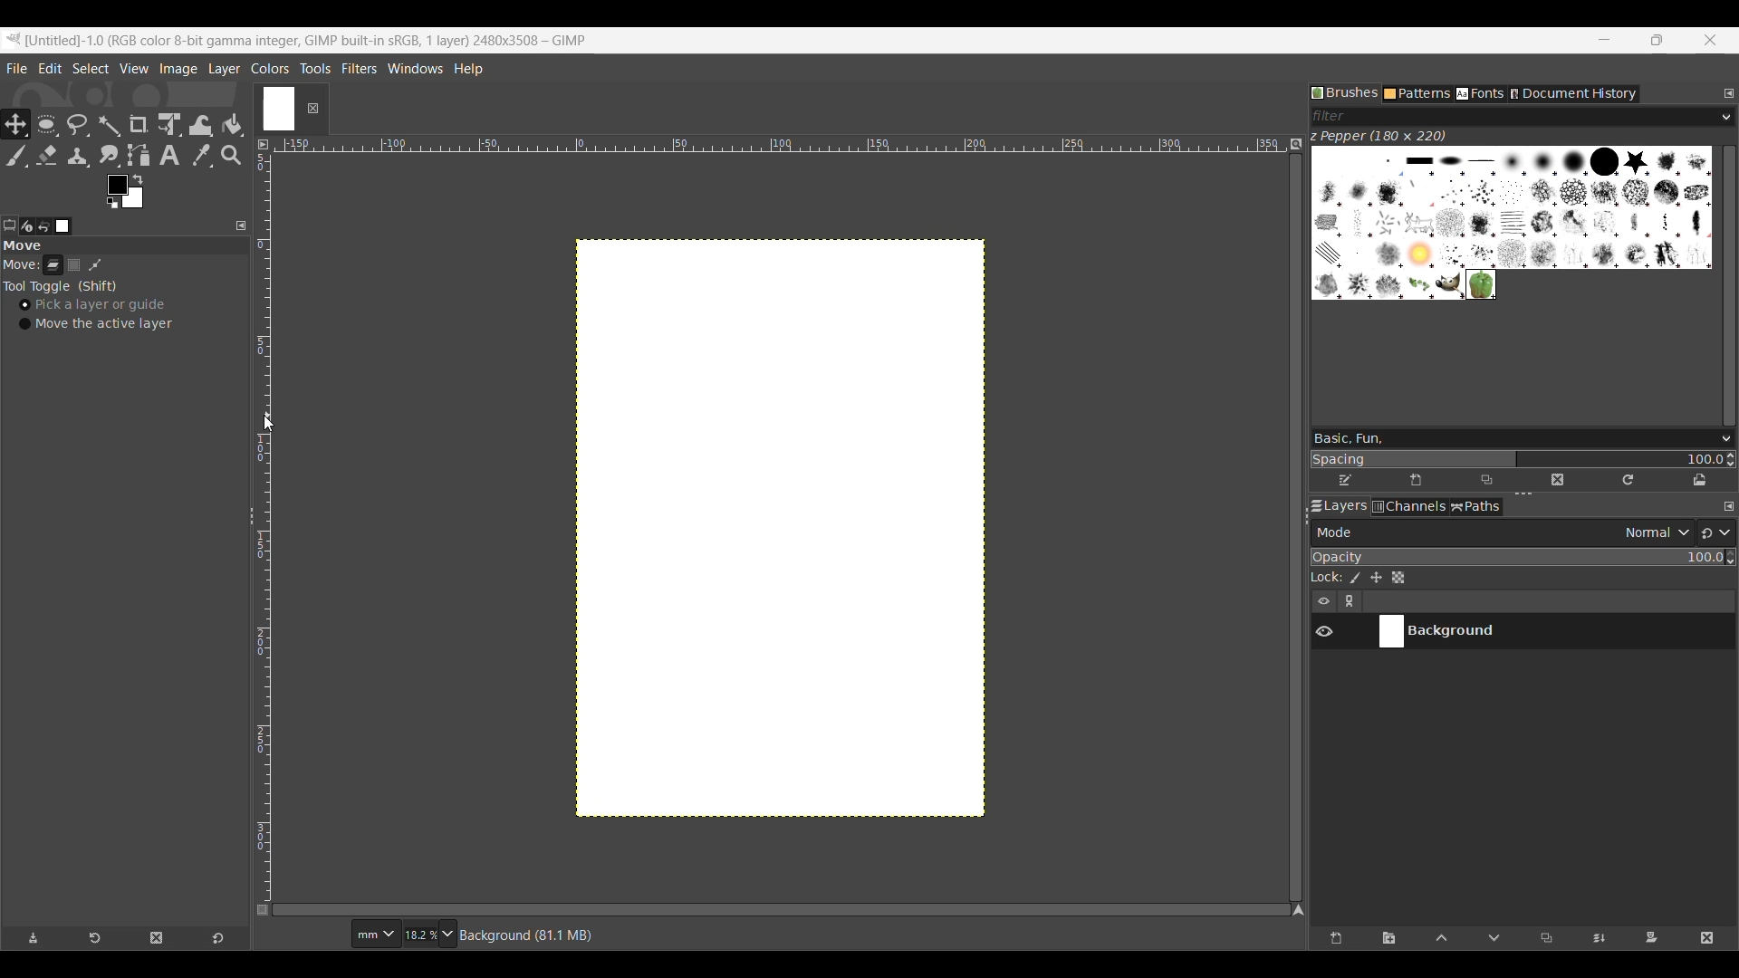 The image size is (1739, 978). I want to click on Images, so click(65, 226).